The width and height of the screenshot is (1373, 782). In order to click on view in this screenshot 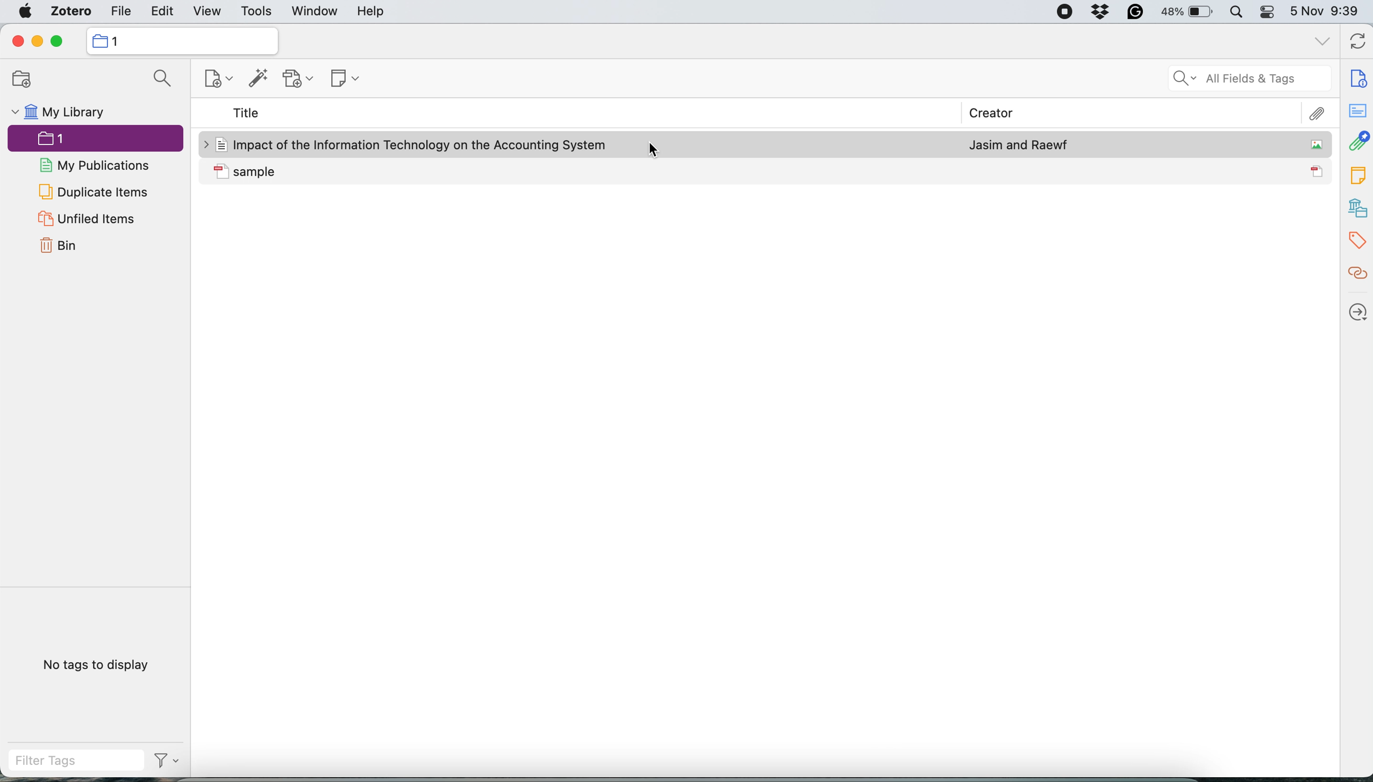, I will do `click(208, 12)`.